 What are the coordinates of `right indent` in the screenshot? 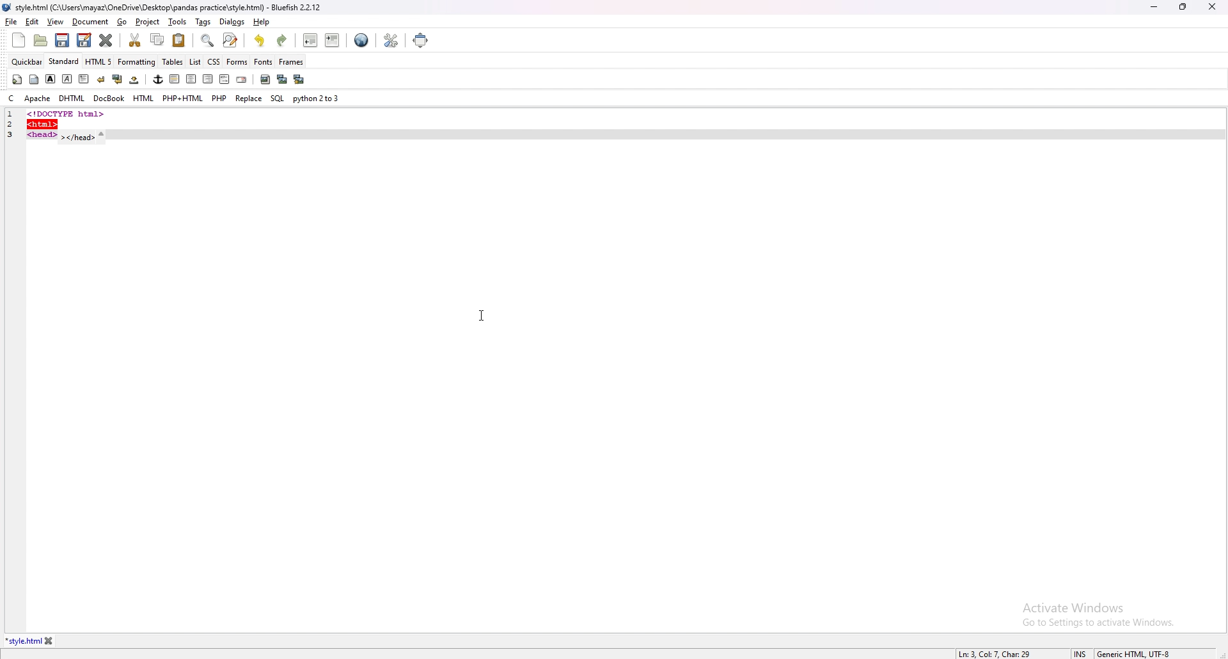 It's located at (206, 79).